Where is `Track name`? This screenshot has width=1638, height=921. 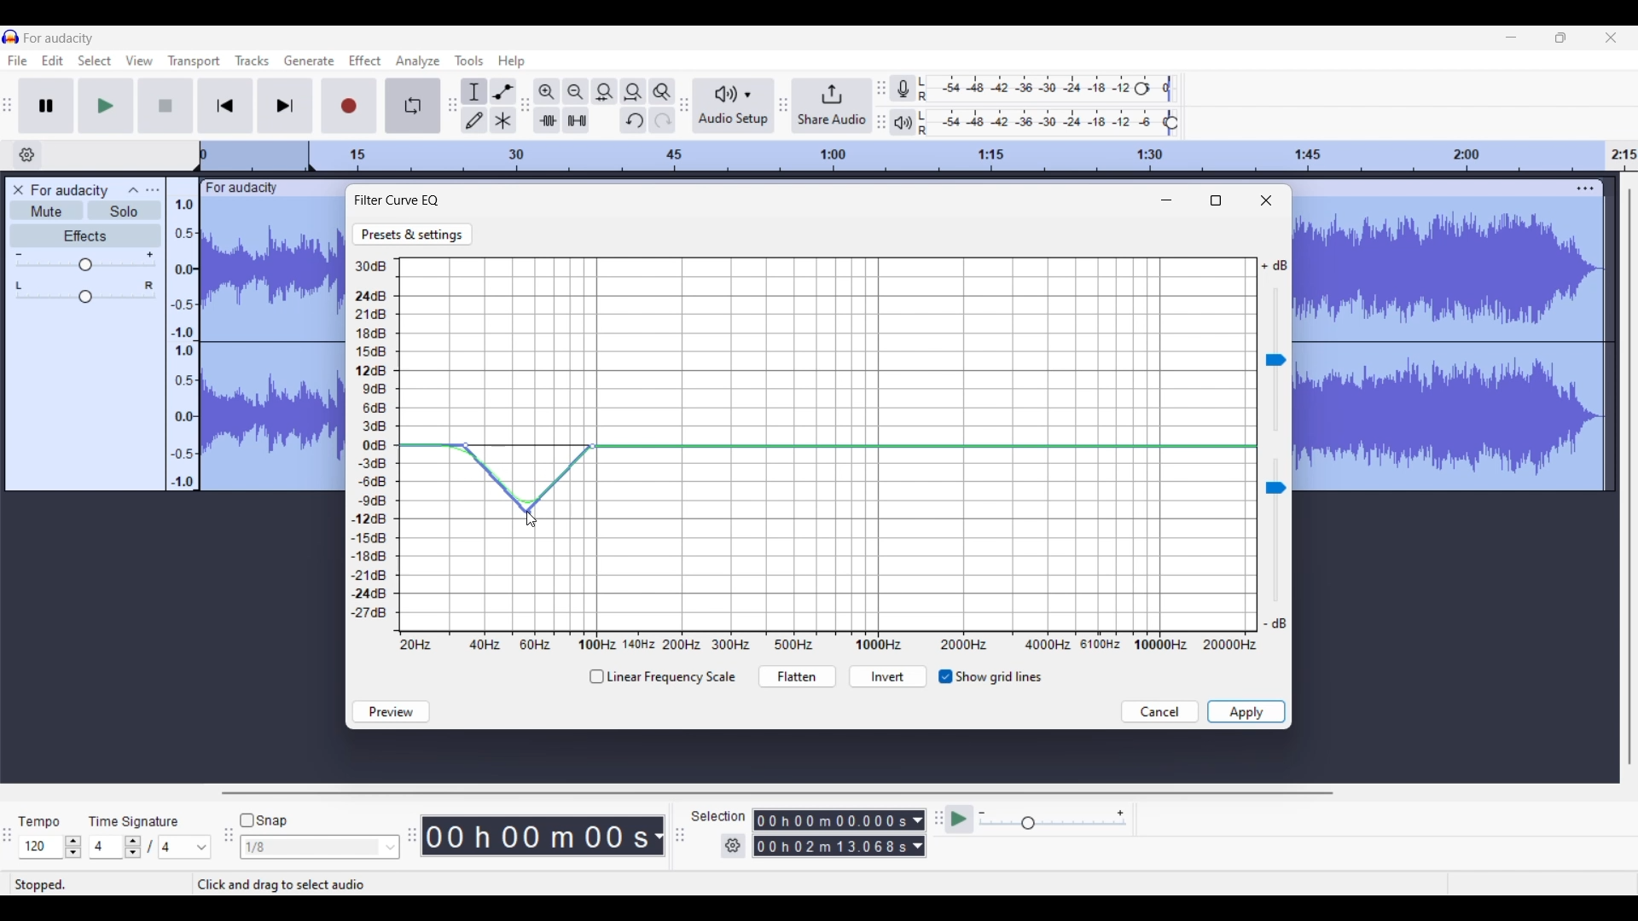 Track name is located at coordinates (242, 188).